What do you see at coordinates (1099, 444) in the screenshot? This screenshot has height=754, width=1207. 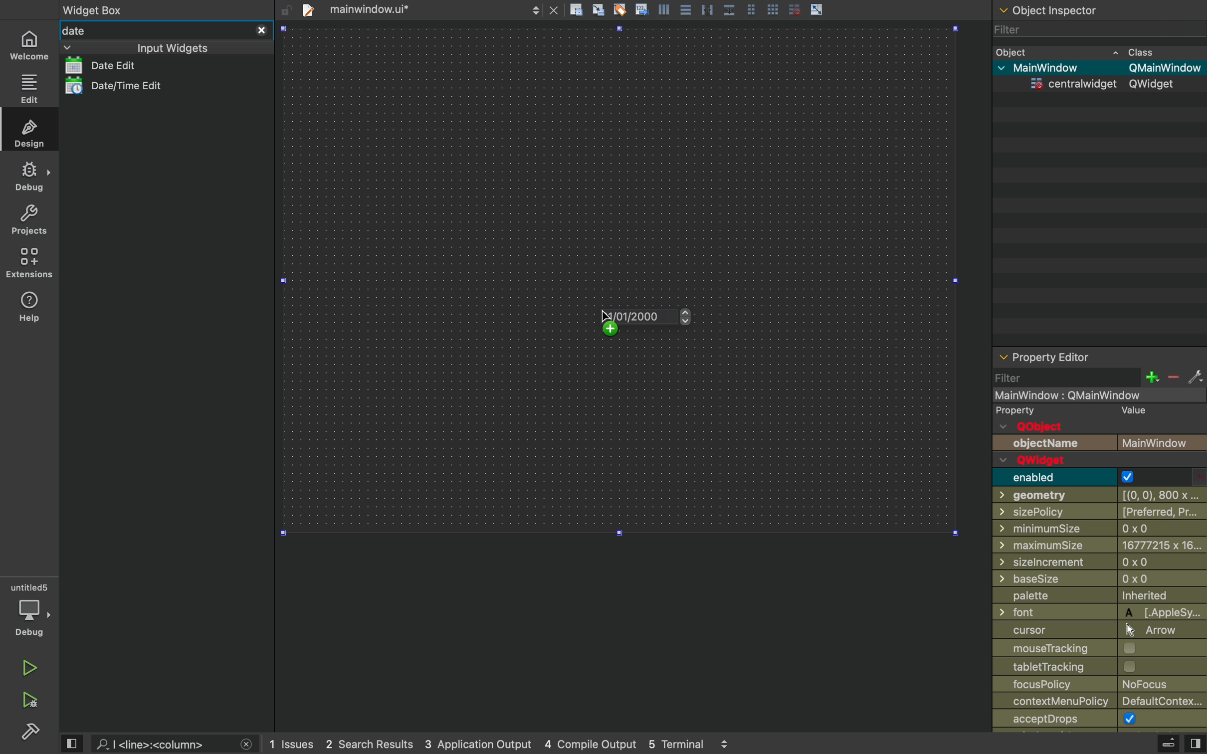 I see `object name` at bounding box center [1099, 444].